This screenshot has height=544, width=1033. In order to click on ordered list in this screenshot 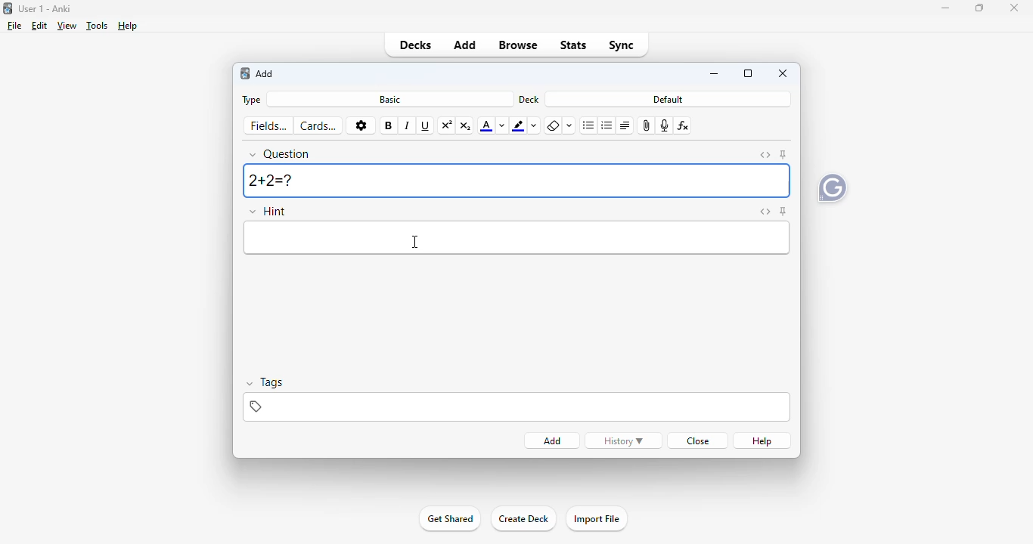, I will do `click(607, 125)`.